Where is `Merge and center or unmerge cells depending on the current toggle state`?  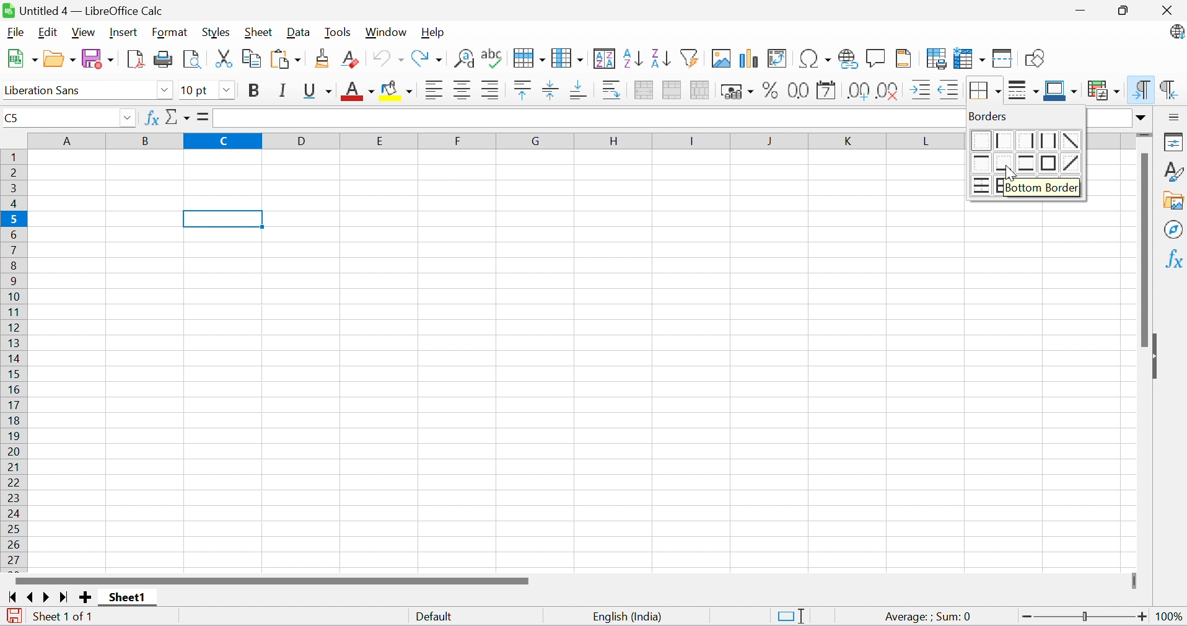
Merge and center or unmerge cells depending on the current toggle state is located at coordinates (645, 90).